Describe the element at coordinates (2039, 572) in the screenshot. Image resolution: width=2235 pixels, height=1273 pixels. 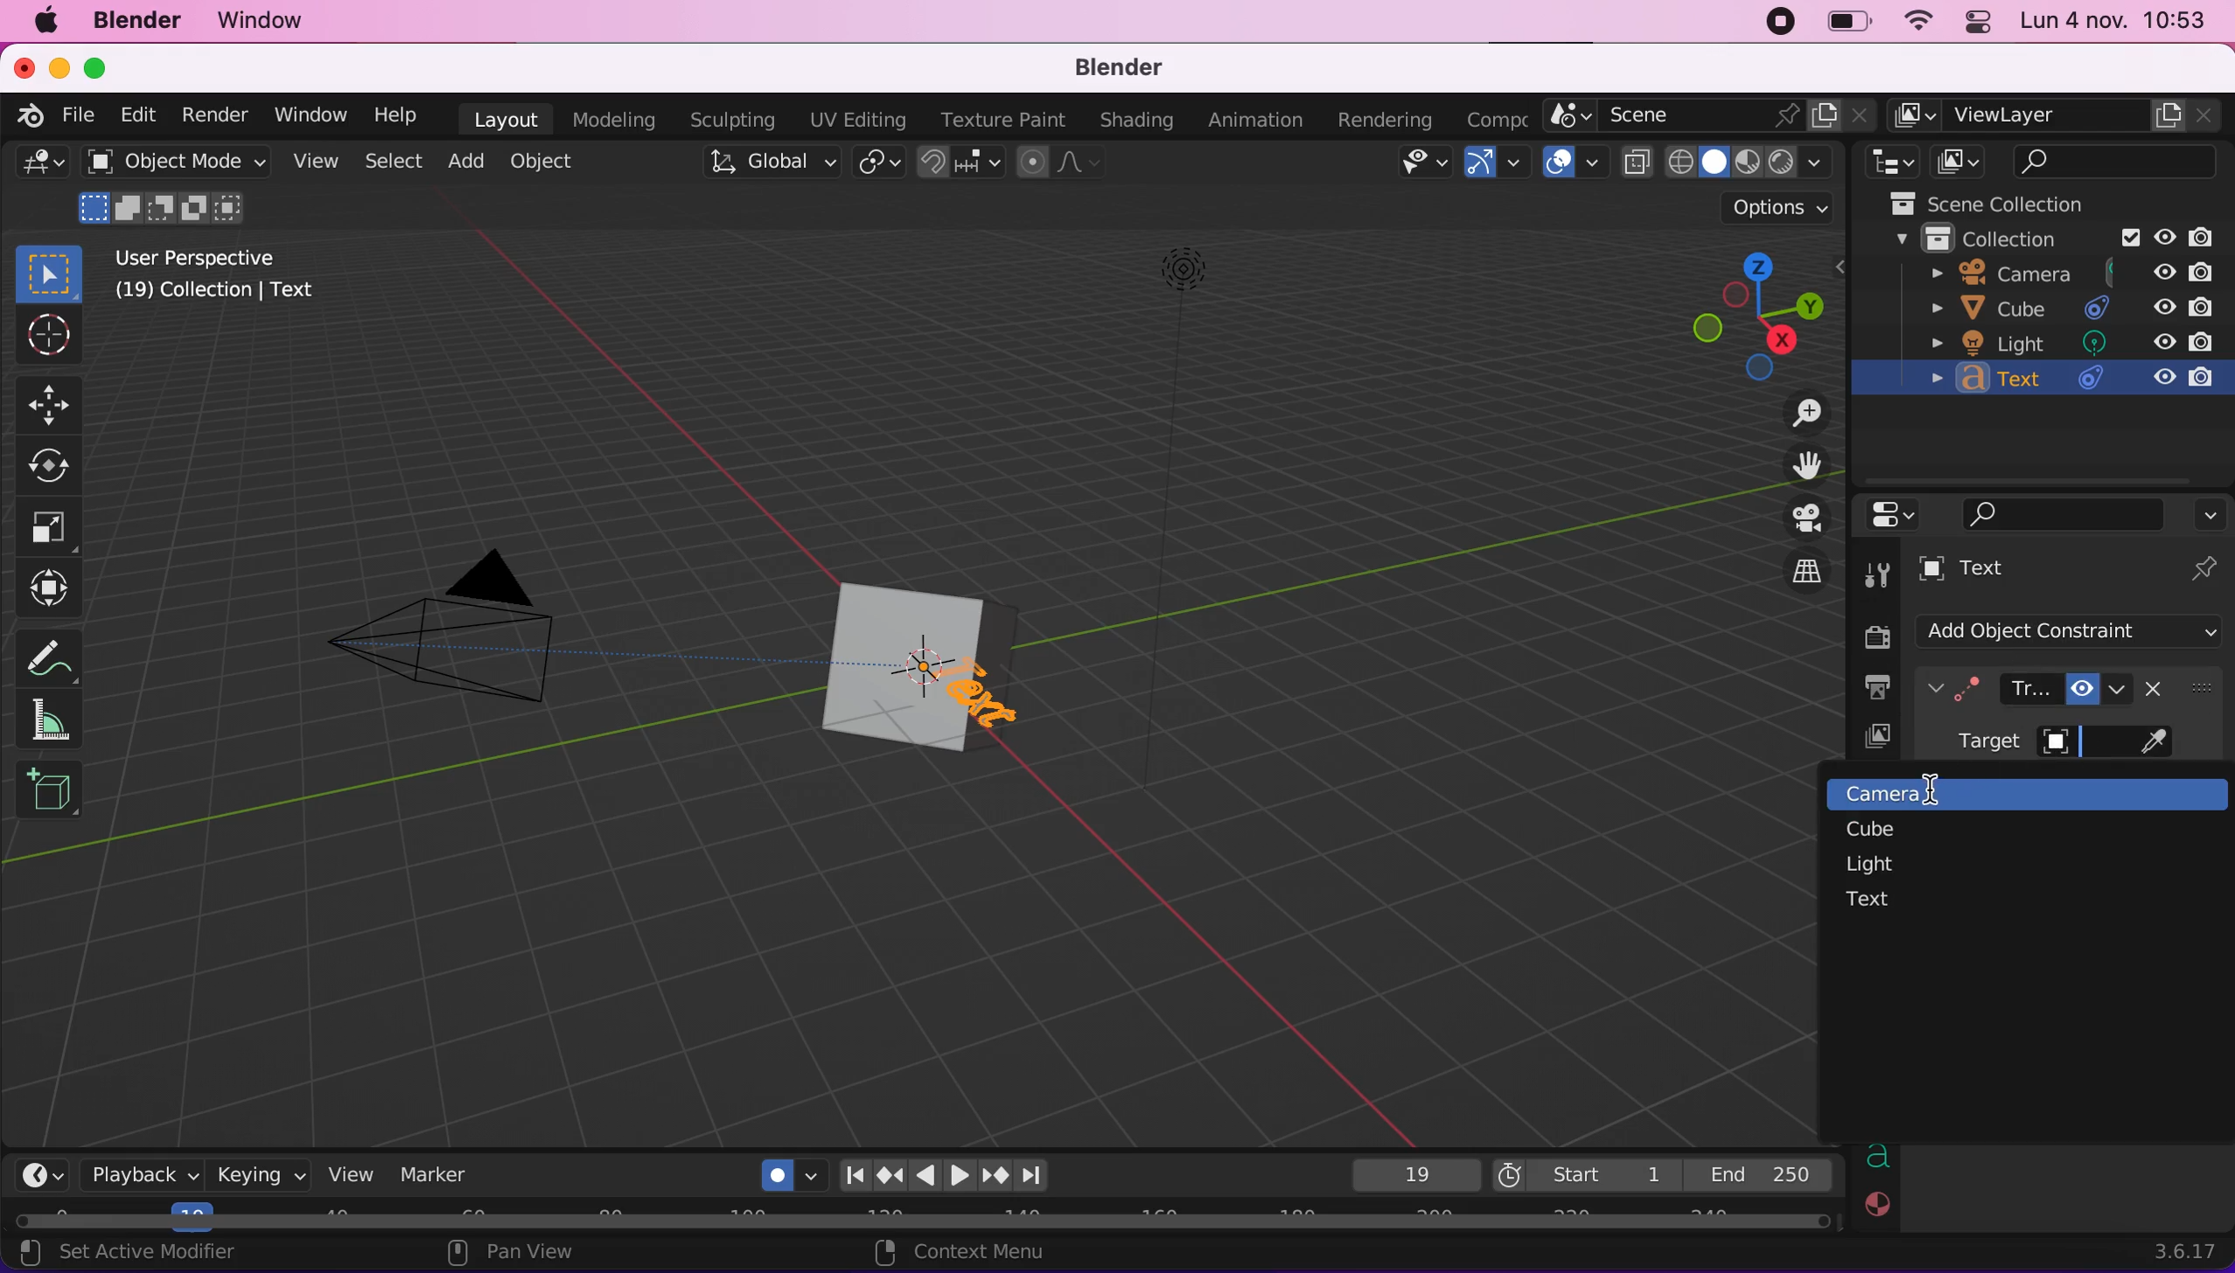
I see `text` at that location.